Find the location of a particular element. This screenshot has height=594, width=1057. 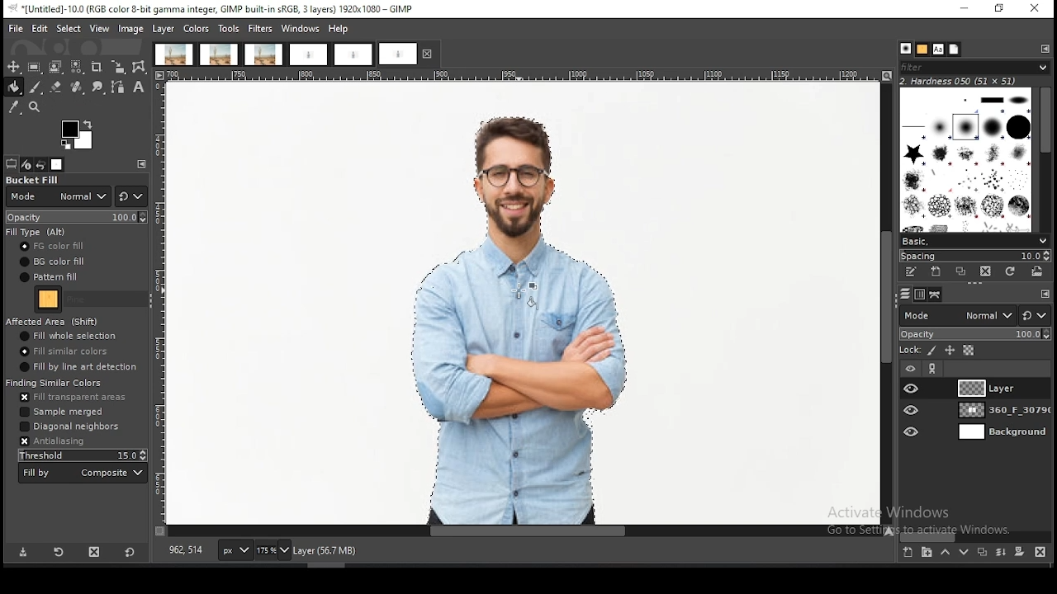

view is located at coordinates (101, 28).